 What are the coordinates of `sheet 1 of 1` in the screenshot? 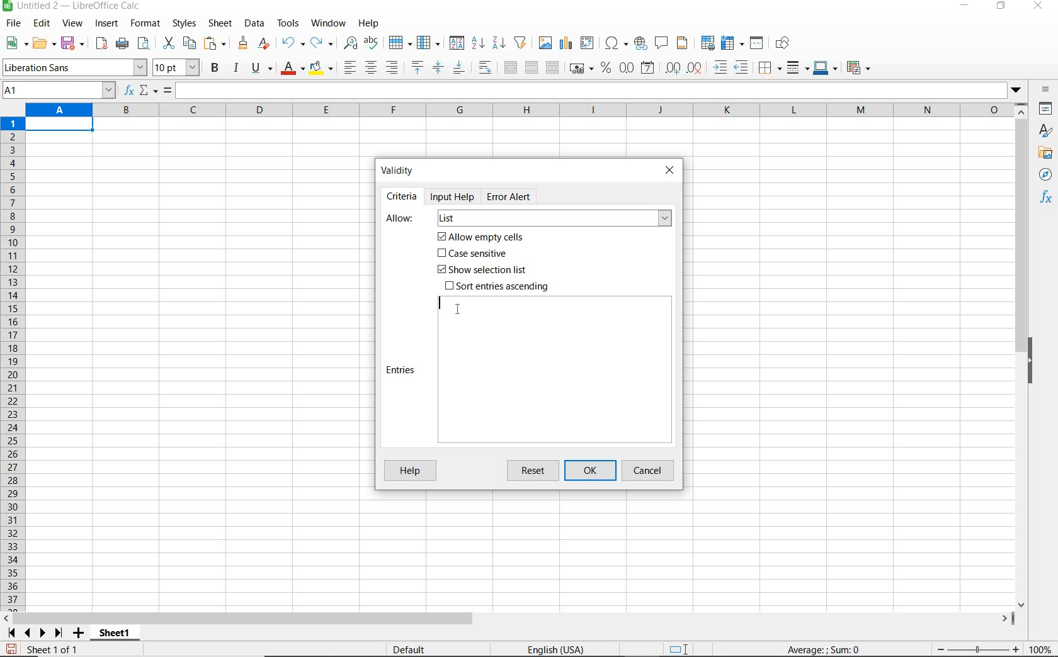 It's located at (57, 650).